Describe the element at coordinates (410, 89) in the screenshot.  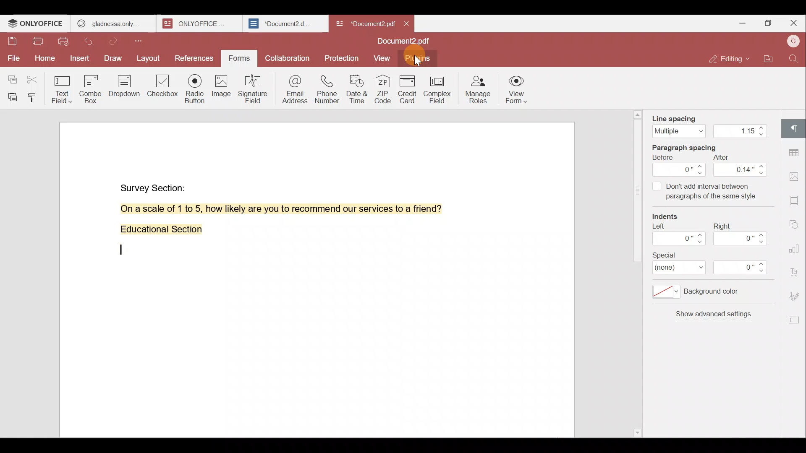
I see `Credit card` at that location.